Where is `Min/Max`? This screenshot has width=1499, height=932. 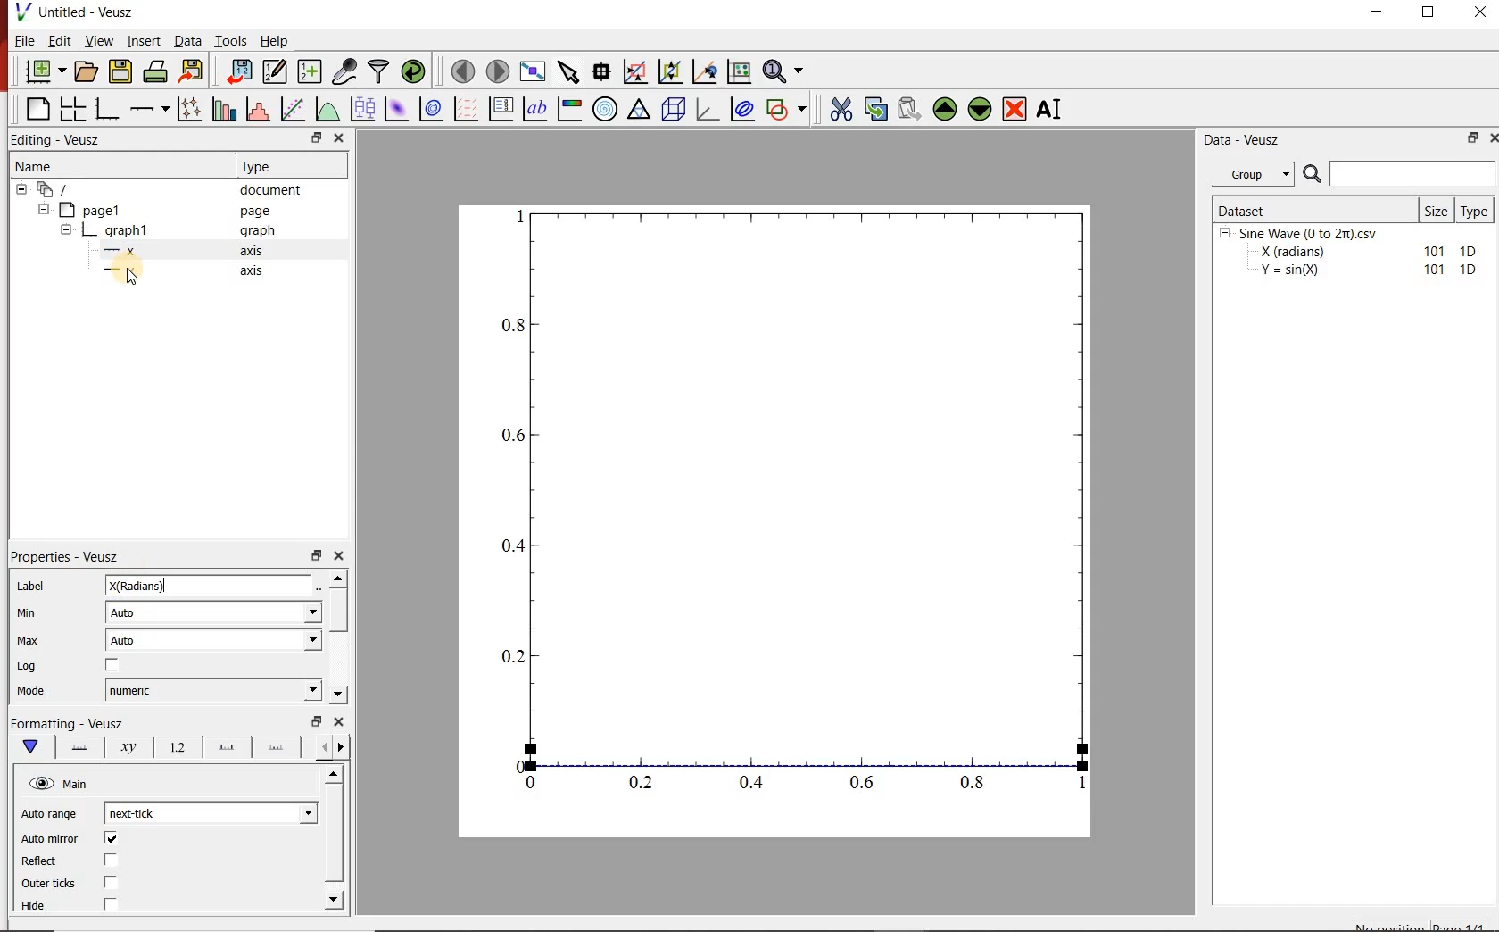
Min/Max is located at coordinates (317, 553).